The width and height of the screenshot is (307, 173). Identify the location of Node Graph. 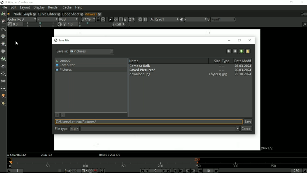
(22, 14).